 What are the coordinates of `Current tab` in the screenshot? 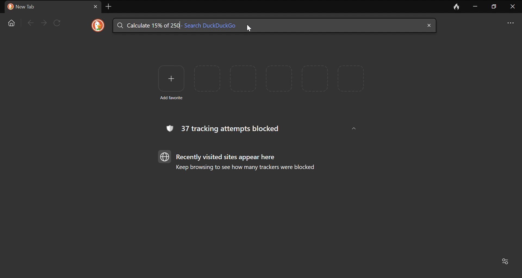 It's located at (46, 7).